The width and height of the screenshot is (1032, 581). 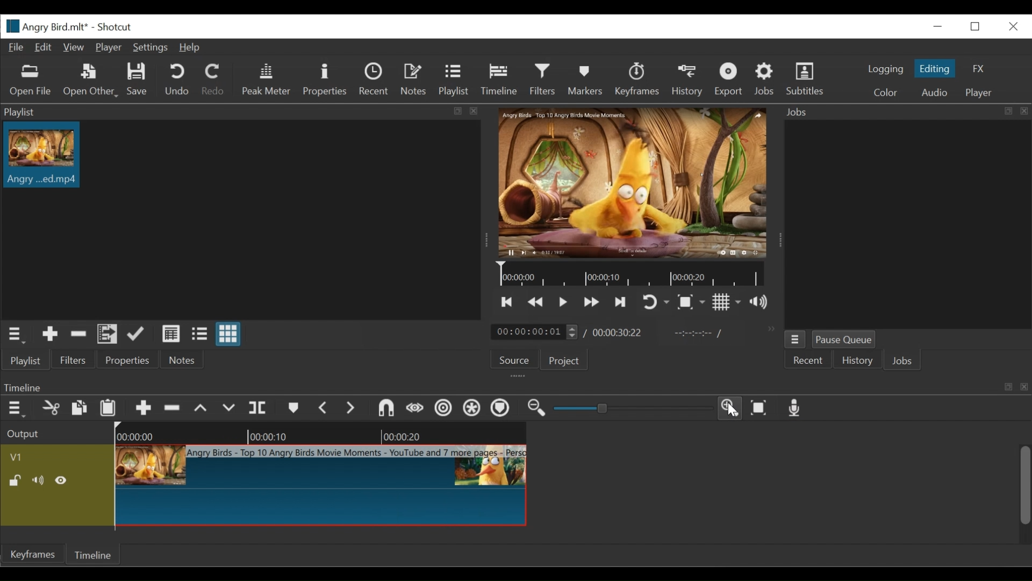 I want to click on Subtitles, so click(x=806, y=79).